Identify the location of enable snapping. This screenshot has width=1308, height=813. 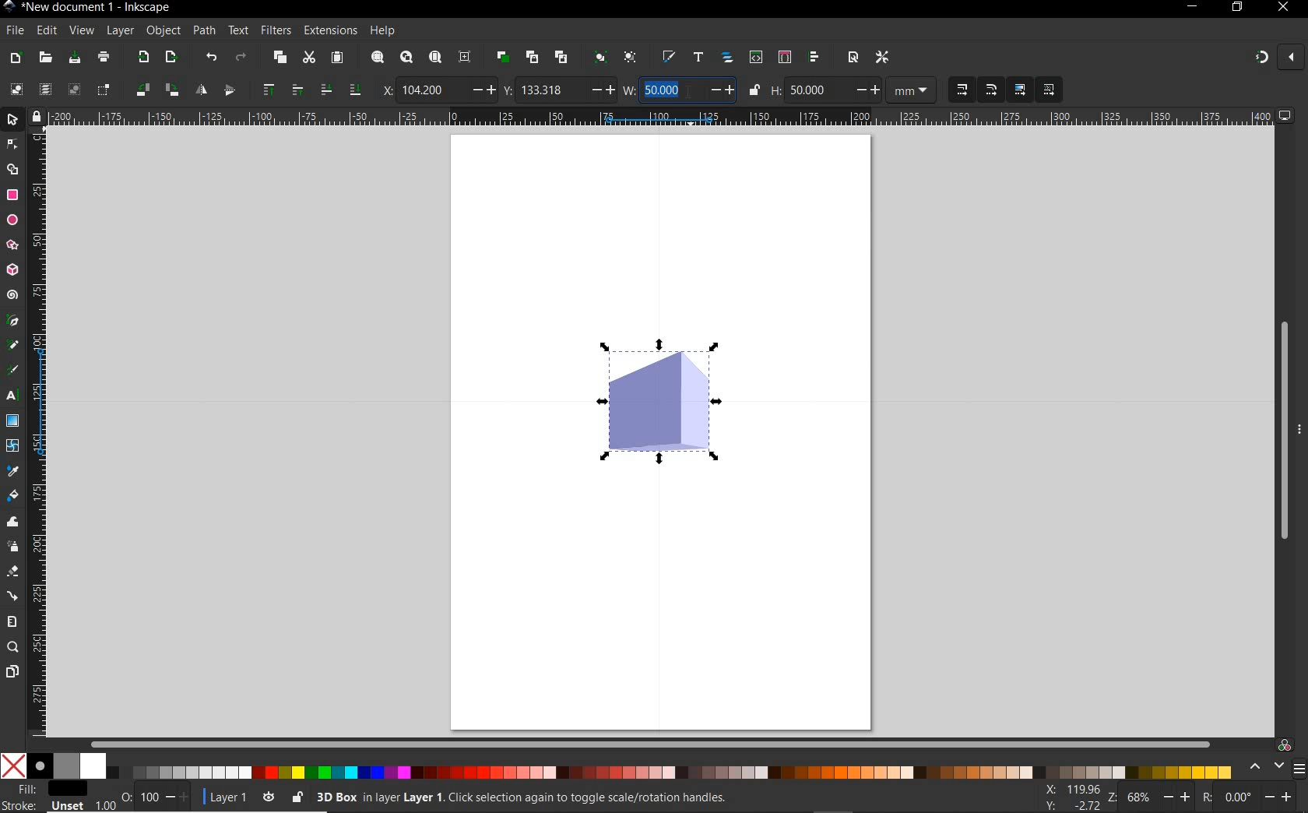
(1261, 58).